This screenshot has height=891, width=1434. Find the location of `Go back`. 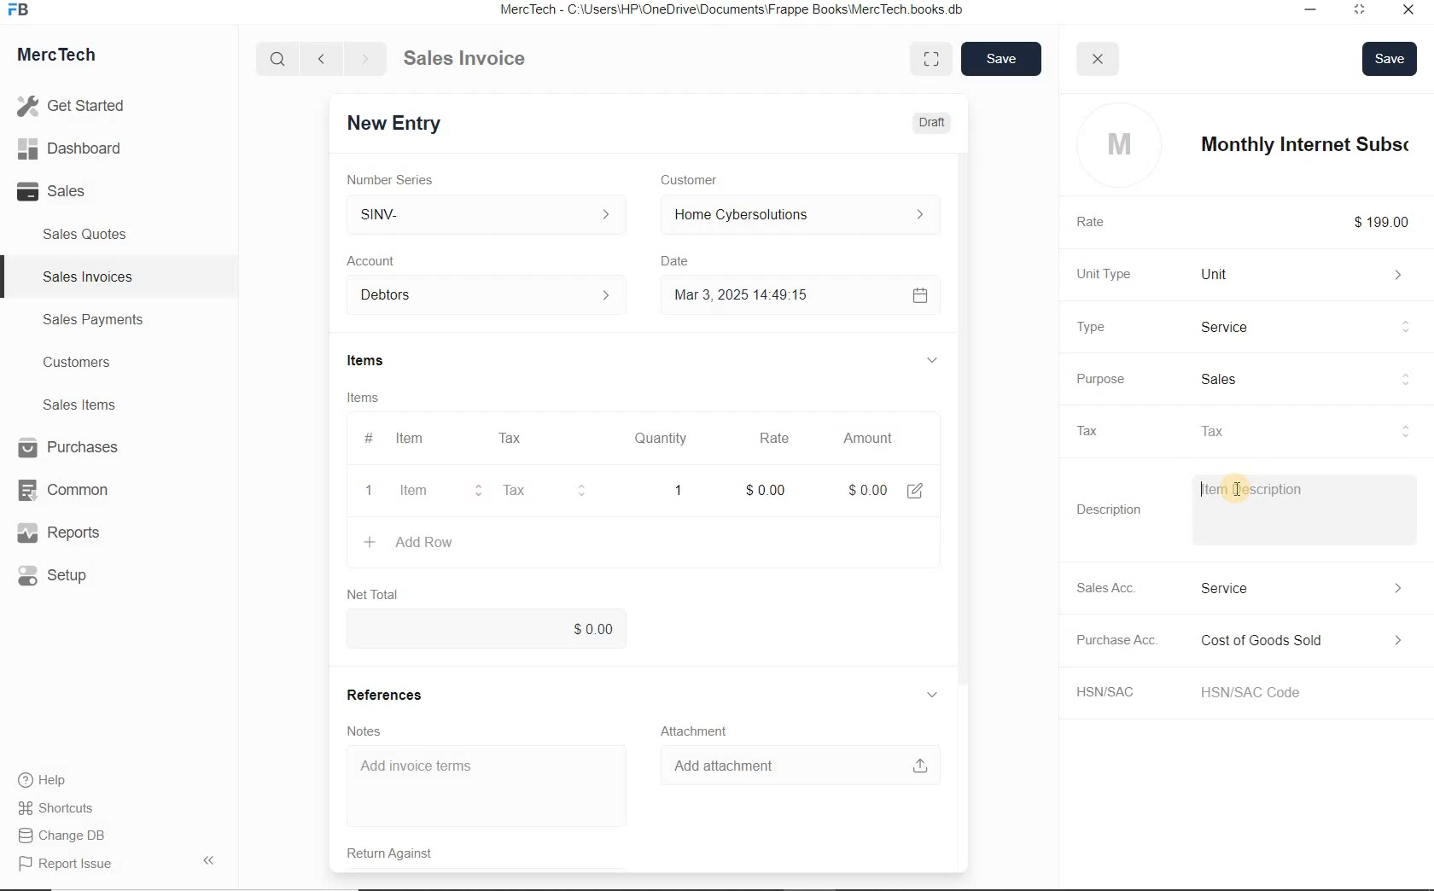

Go back is located at coordinates (324, 59).